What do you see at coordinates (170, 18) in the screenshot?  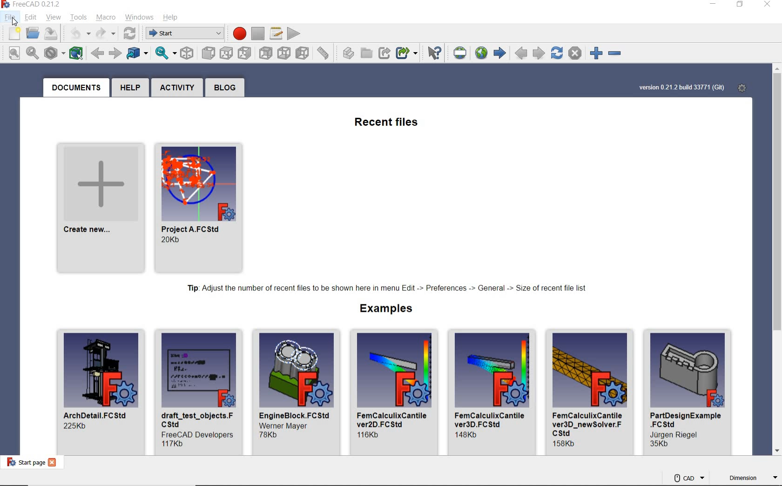 I see `HELP` at bounding box center [170, 18].